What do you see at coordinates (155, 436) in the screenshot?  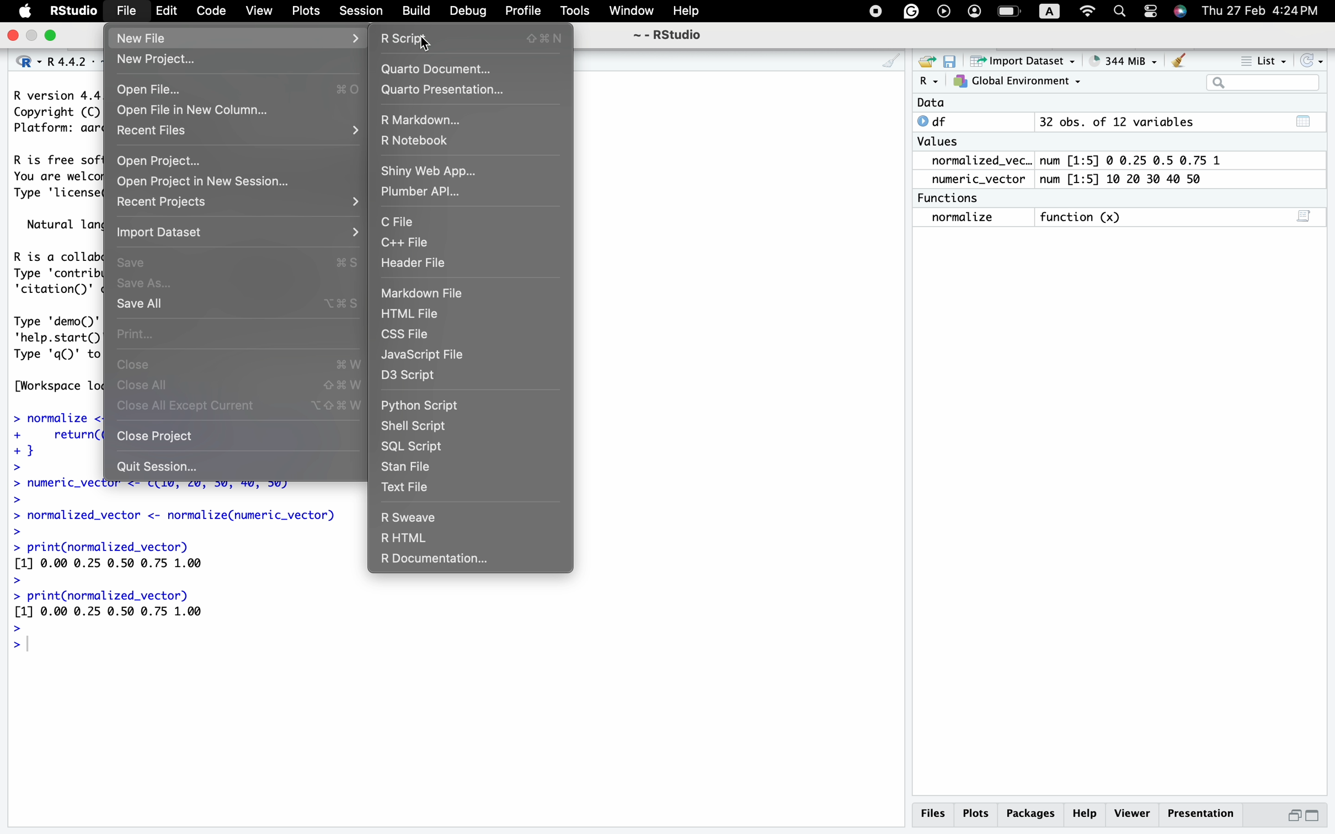 I see `Close project` at bounding box center [155, 436].